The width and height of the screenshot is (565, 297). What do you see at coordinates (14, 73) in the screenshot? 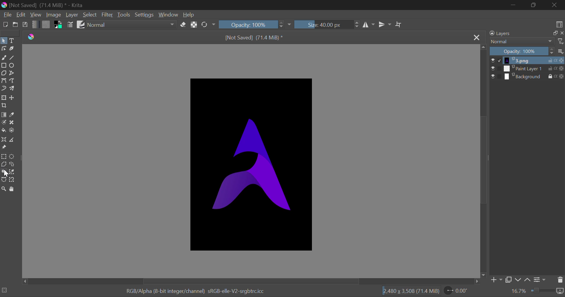
I see `Polyline` at bounding box center [14, 73].